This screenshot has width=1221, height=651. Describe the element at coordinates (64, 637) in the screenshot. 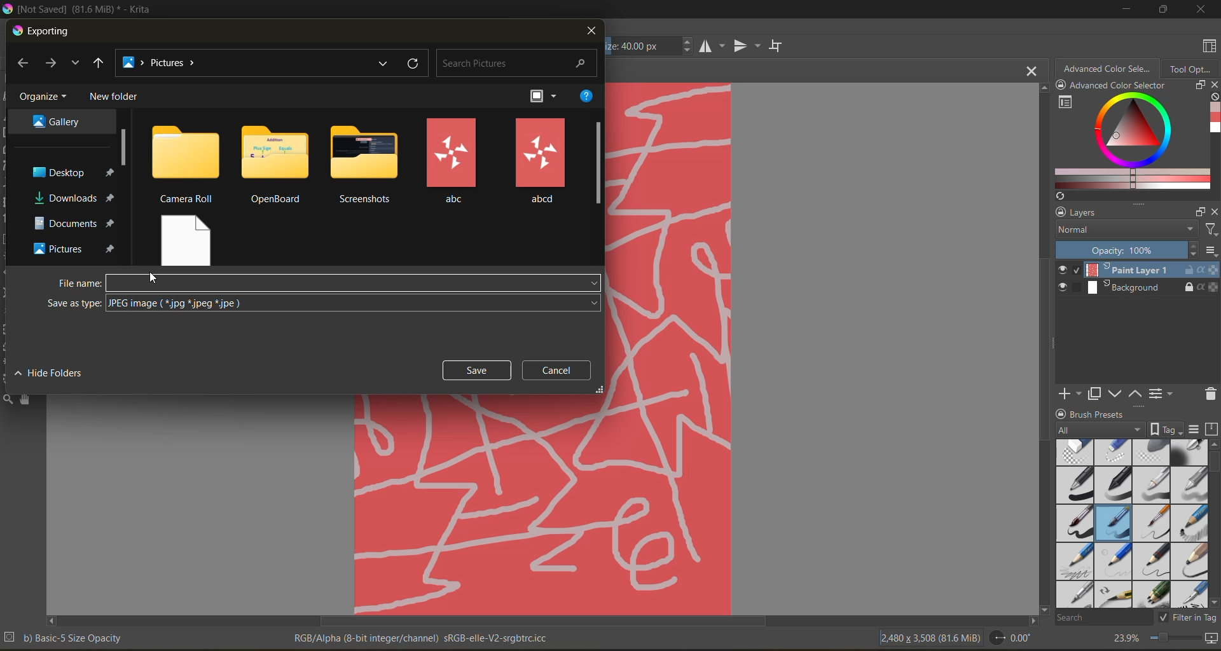

I see `metadata` at that location.